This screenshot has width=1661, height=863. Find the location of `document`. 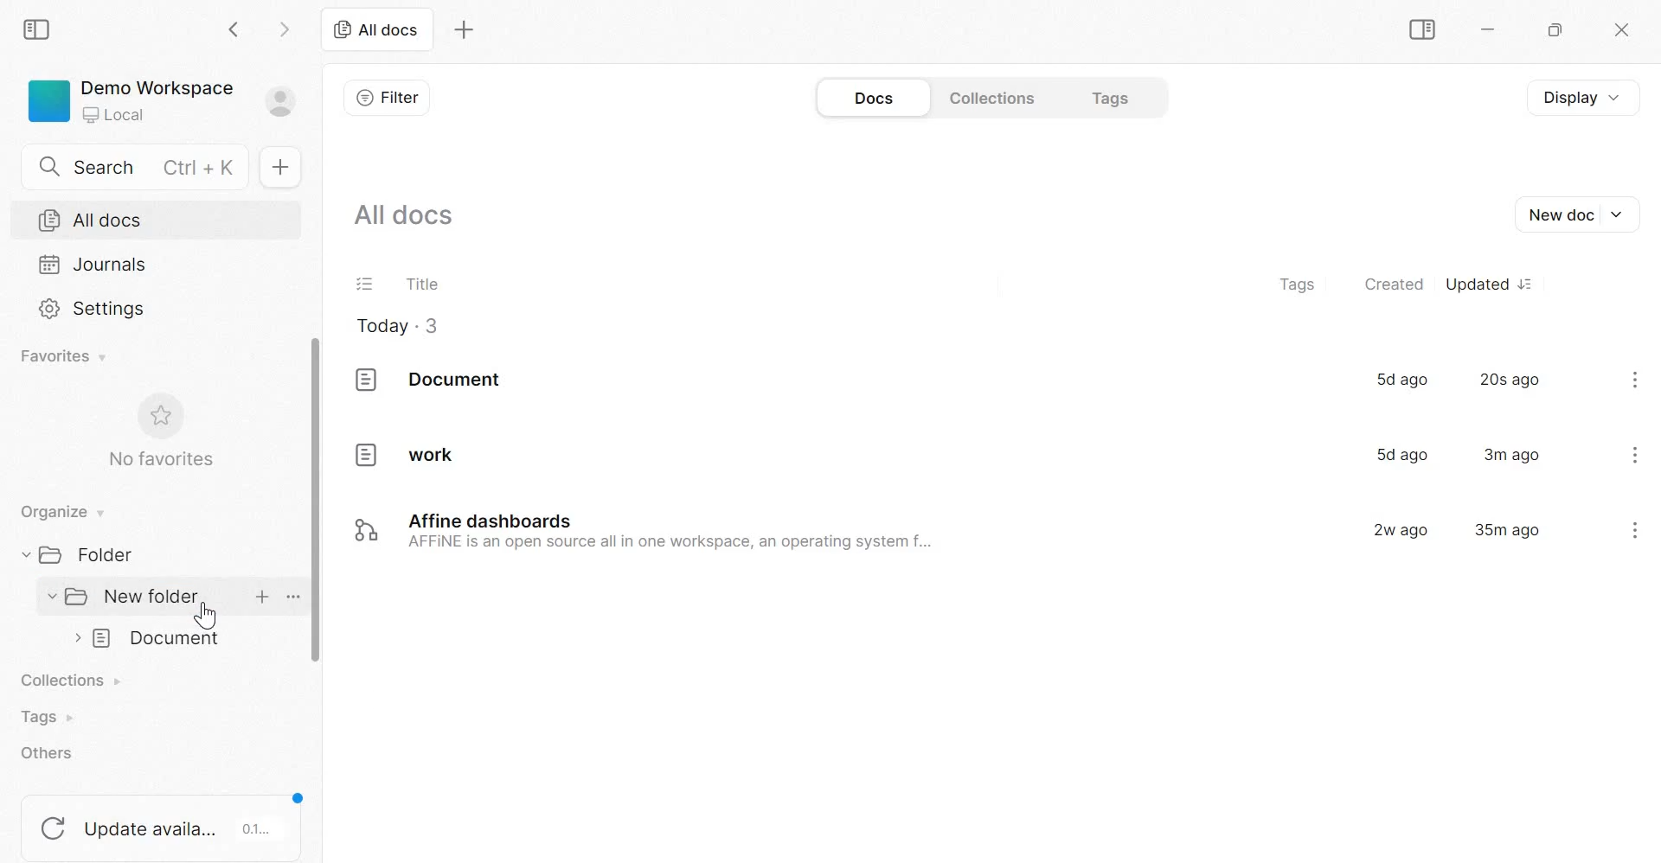

document is located at coordinates (433, 380).